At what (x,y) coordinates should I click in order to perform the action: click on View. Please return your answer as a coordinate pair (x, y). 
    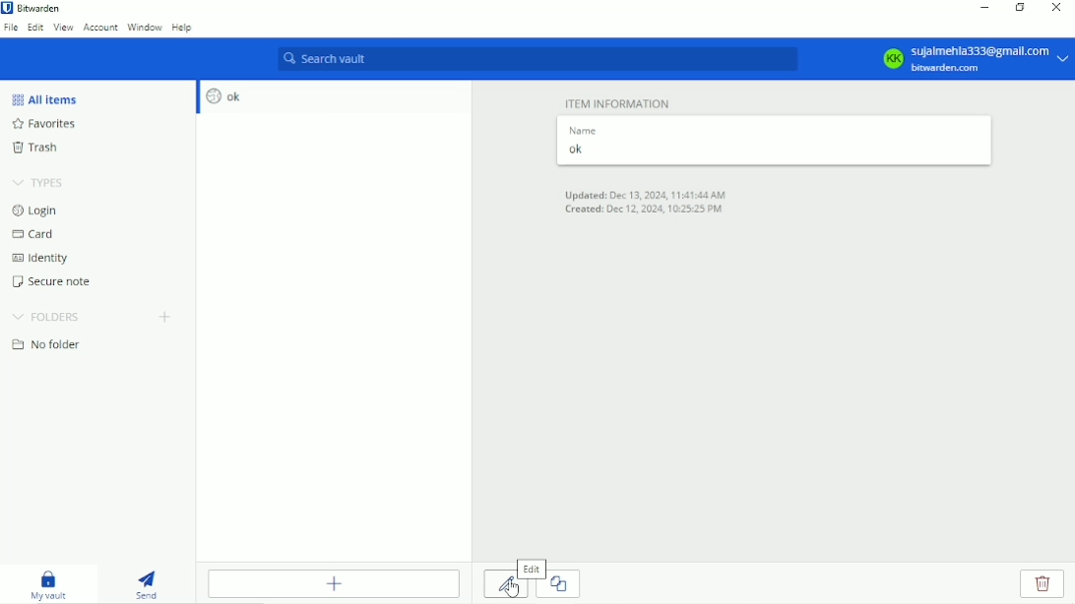
    Looking at the image, I should click on (62, 29).